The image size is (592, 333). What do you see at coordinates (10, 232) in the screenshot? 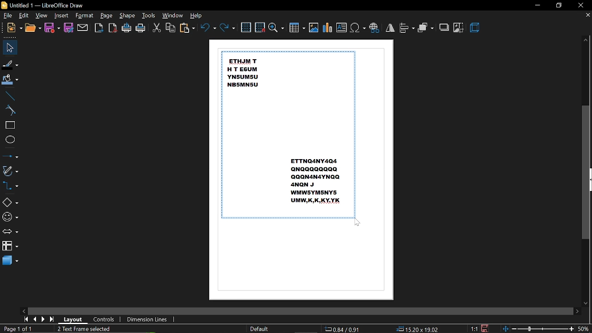
I see `arrows` at bounding box center [10, 232].